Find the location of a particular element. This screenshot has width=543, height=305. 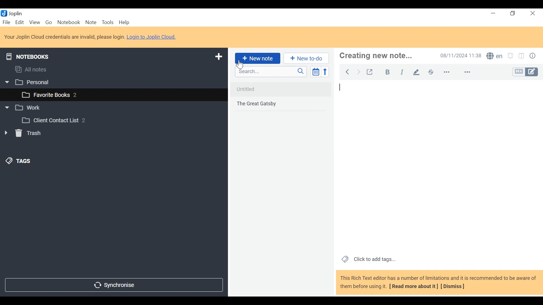

Back is located at coordinates (359, 72).